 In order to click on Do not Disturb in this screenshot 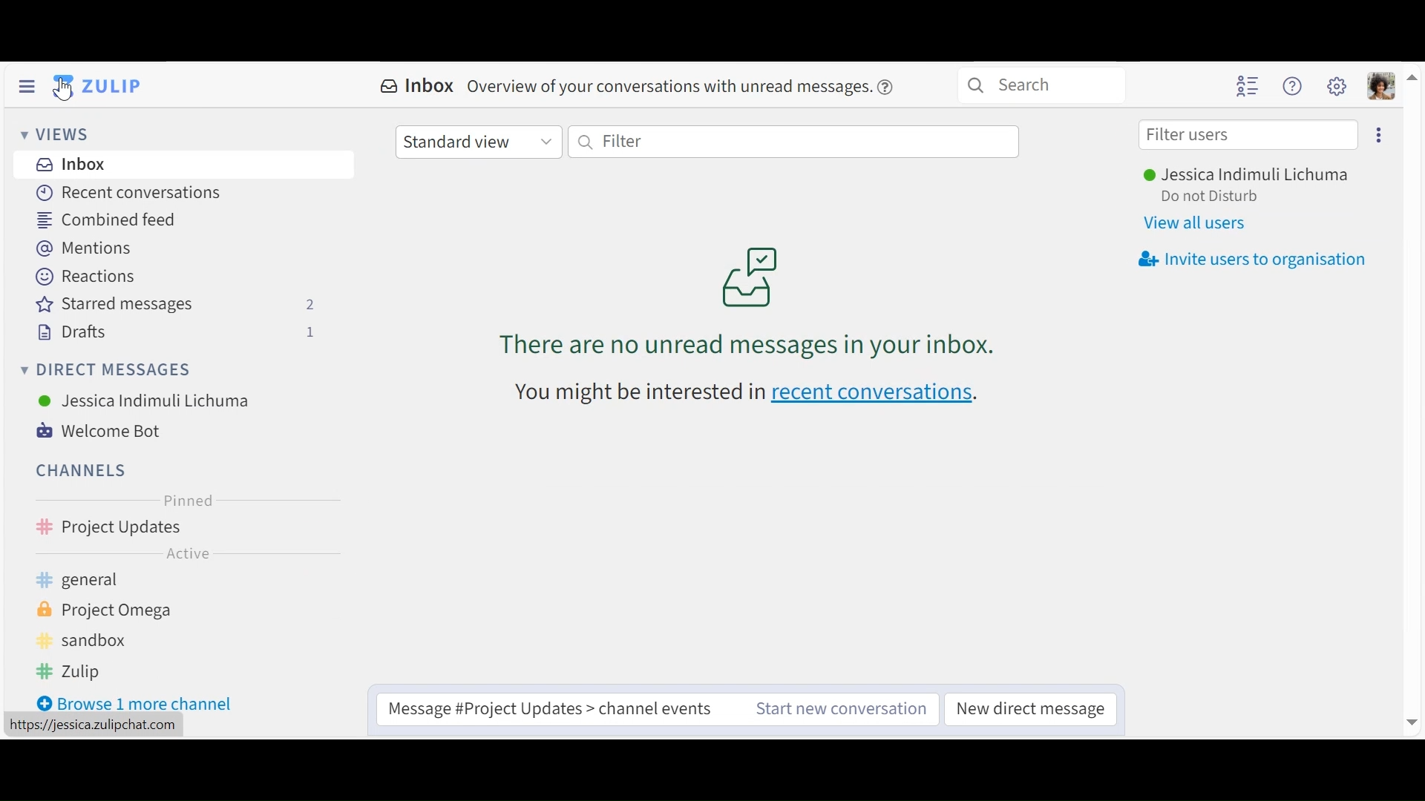, I will do `click(1210, 197)`.